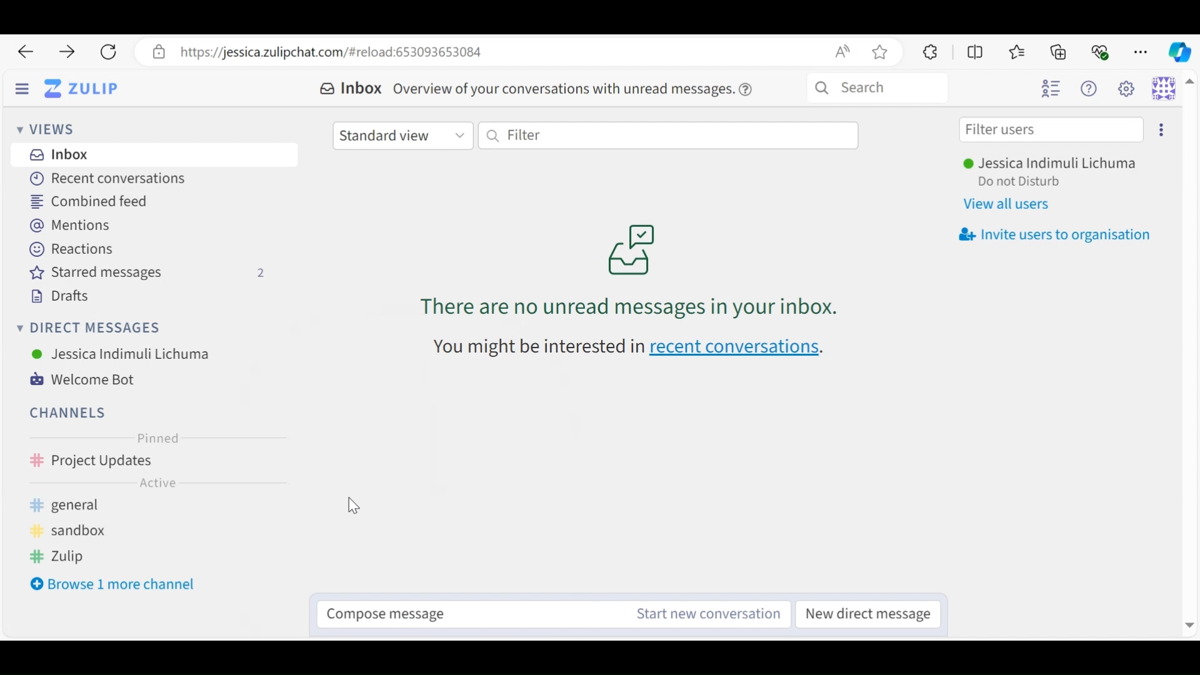 This screenshot has width=1200, height=675. What do you see at coordinates (66, 411) in the screenshot?
I see `Channels` at bounding box center [66, 411].